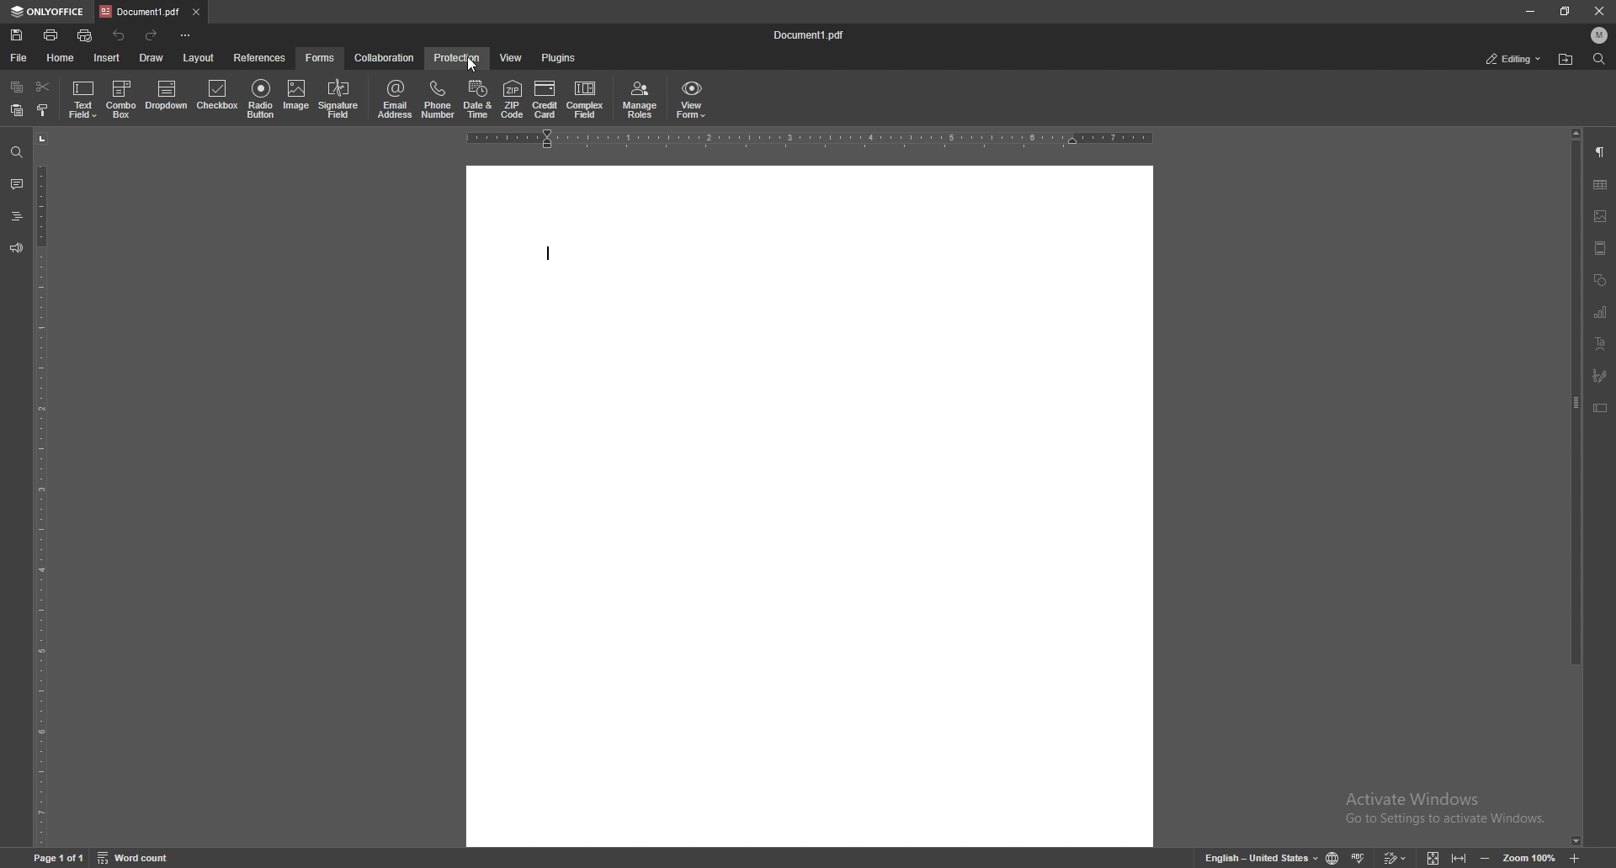 Image resolution: width=1616 pixels, height=868 pixels. Describe the element at coordinates (296, 99) in the screenshot. I see `image` at that location.